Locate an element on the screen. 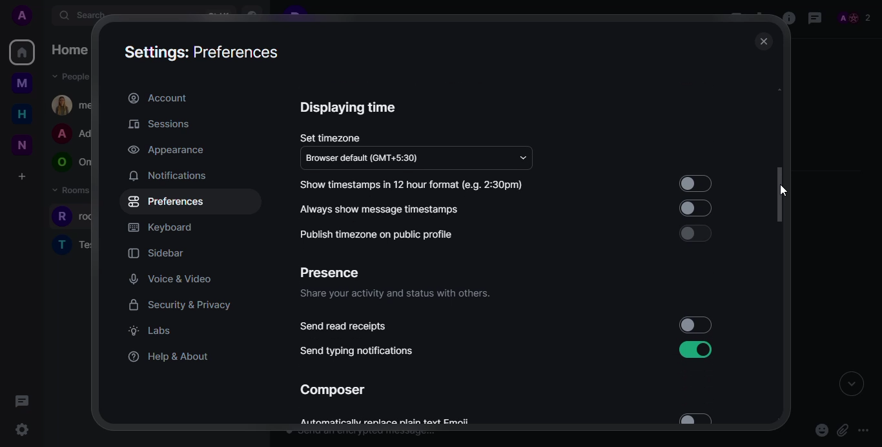  create a space is located at coordinates (21, 176).